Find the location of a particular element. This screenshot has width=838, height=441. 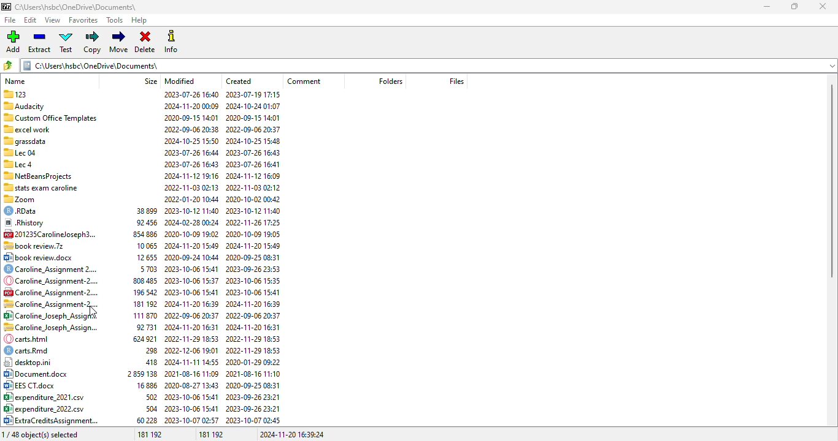

| ™1 Custom Office Templates 2020-09-15 14:01 2020-09-15 14:01 is located at coordinates (140, 117).